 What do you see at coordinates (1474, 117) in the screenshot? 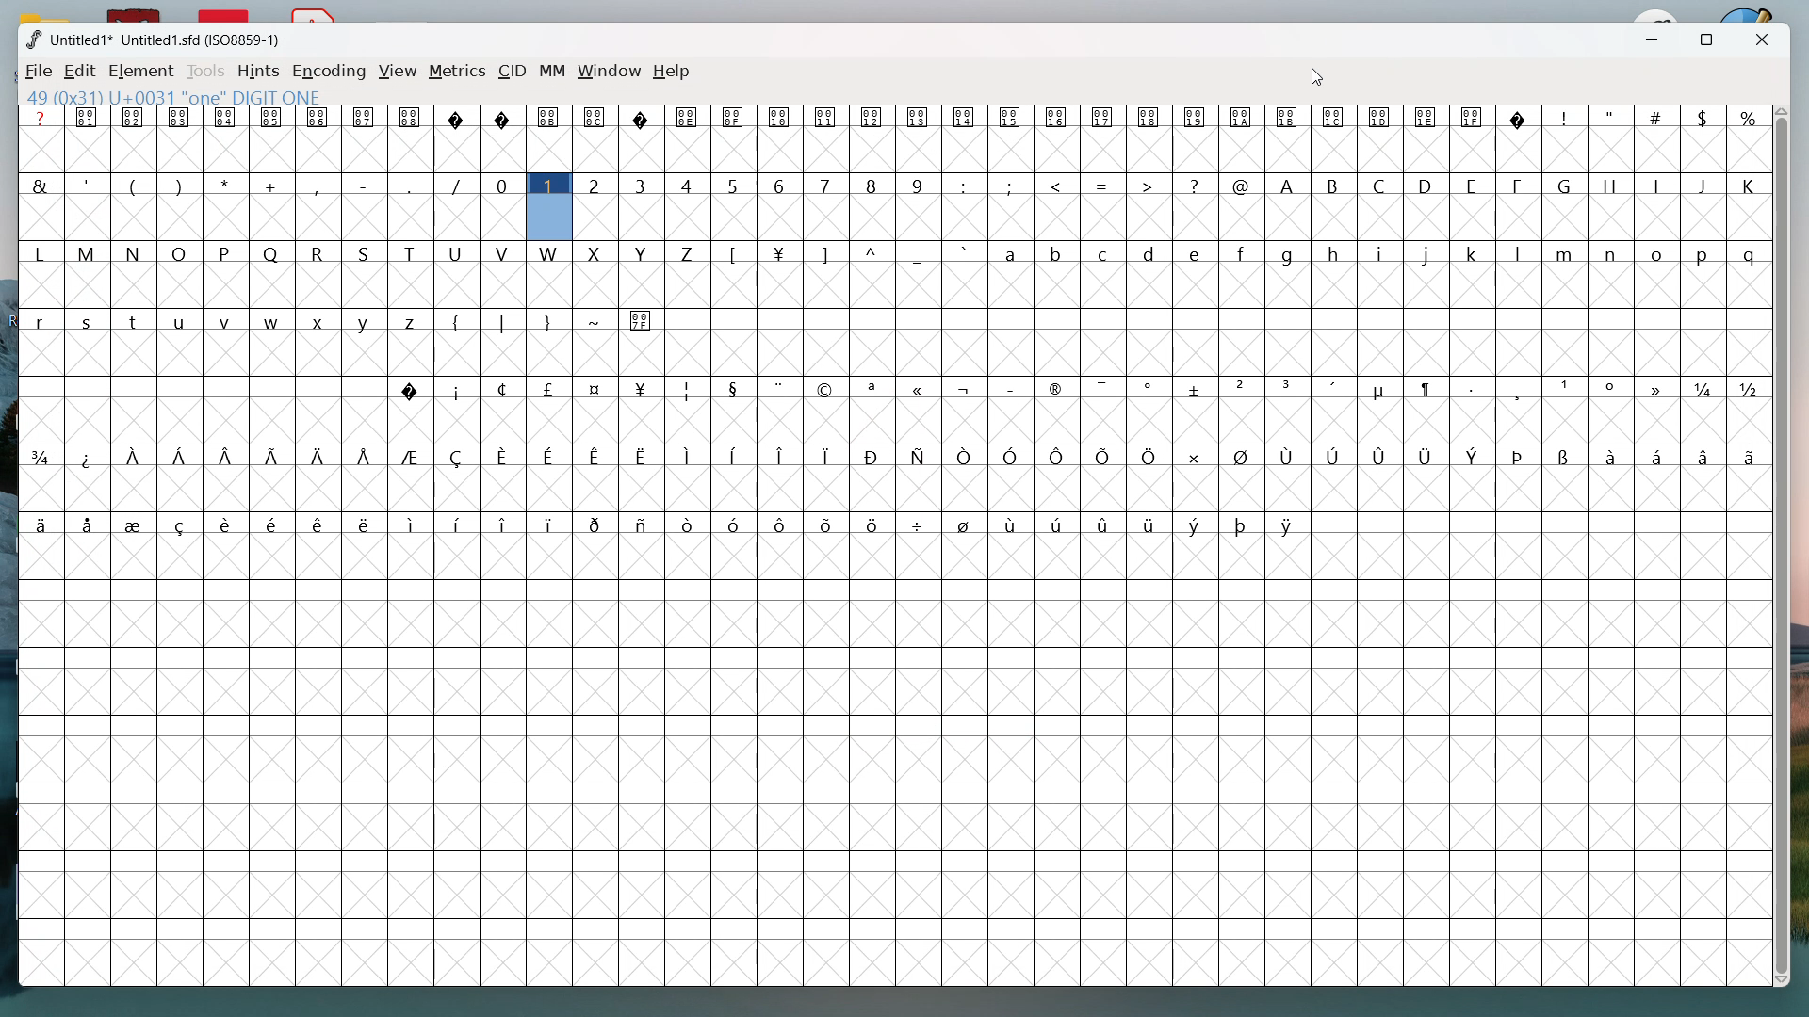
I see `symbol` at bounding box center [1474, 117].